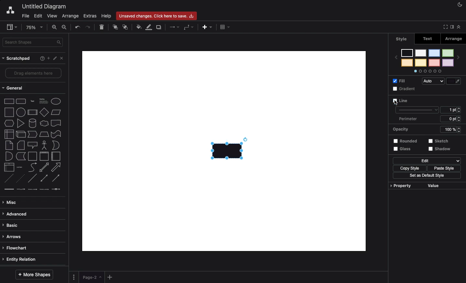  Describe the element at coordinates (20, 123) in the screenshot. I see `triangle` at that location.